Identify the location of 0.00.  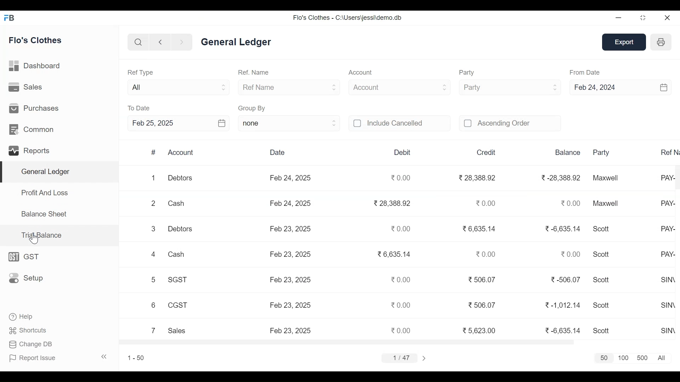
(572, 203).